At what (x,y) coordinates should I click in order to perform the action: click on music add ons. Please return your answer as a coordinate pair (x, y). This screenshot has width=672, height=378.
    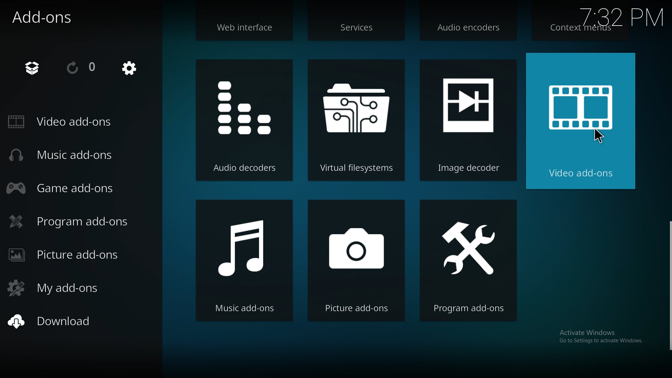
    Looking at the image, I should click on (243, 260).